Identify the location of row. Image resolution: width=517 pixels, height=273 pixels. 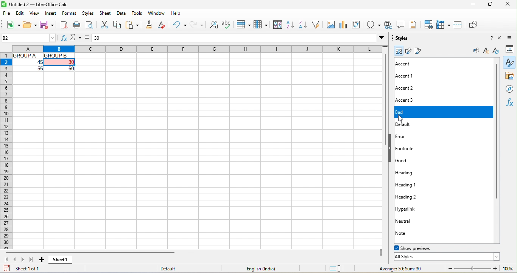
(244, 24).